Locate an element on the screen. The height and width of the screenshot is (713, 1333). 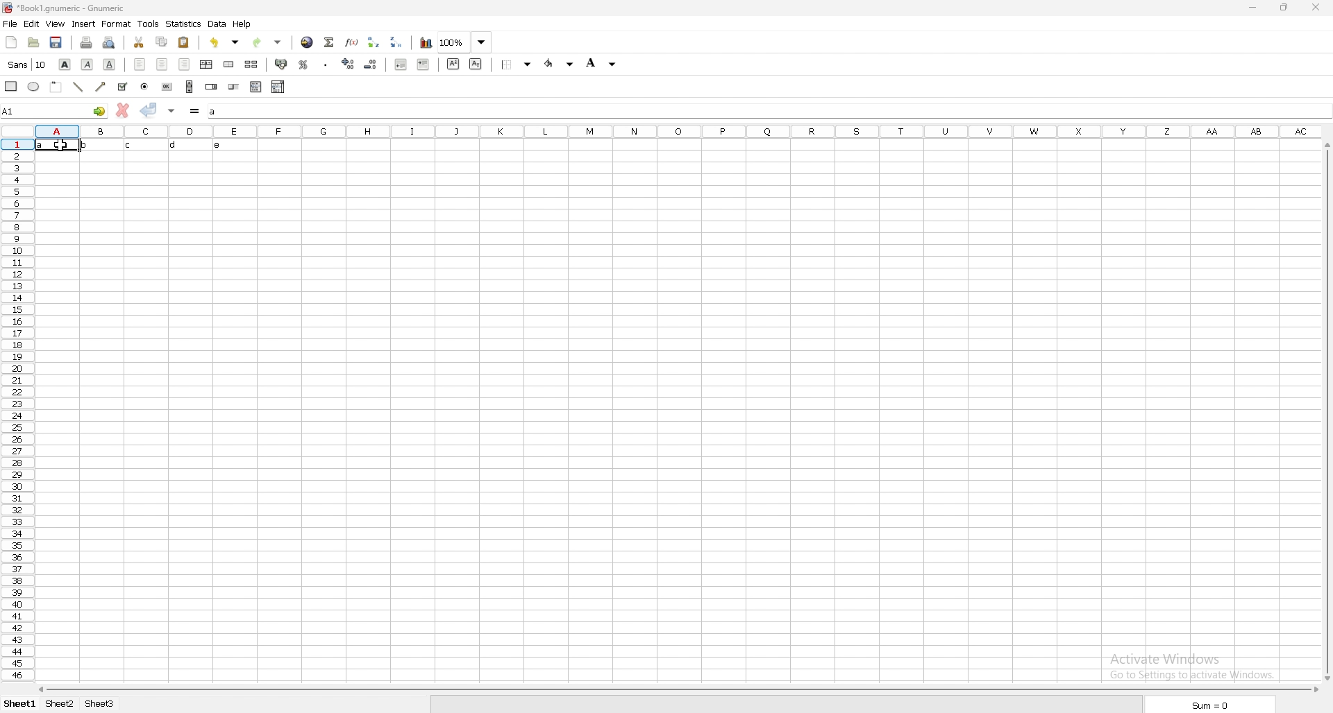
resize is located at coordinates (1282, 8).